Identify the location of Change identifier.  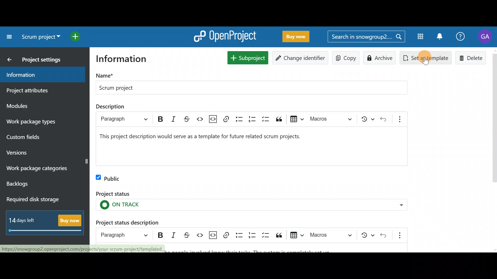
(301, 57).